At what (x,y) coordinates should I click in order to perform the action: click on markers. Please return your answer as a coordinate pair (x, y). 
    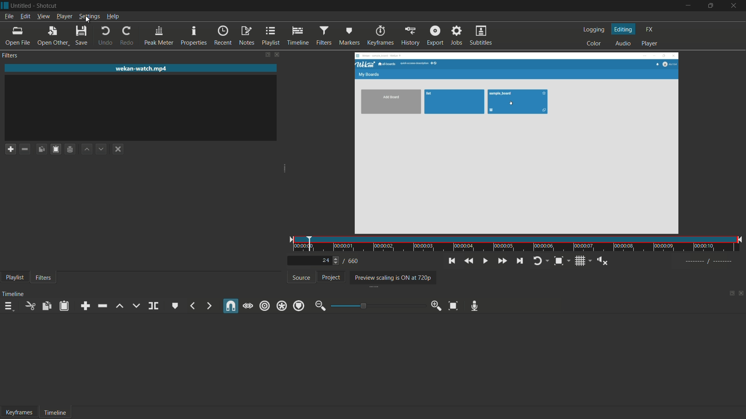
    Looking at the image, I should click on (350, 35).